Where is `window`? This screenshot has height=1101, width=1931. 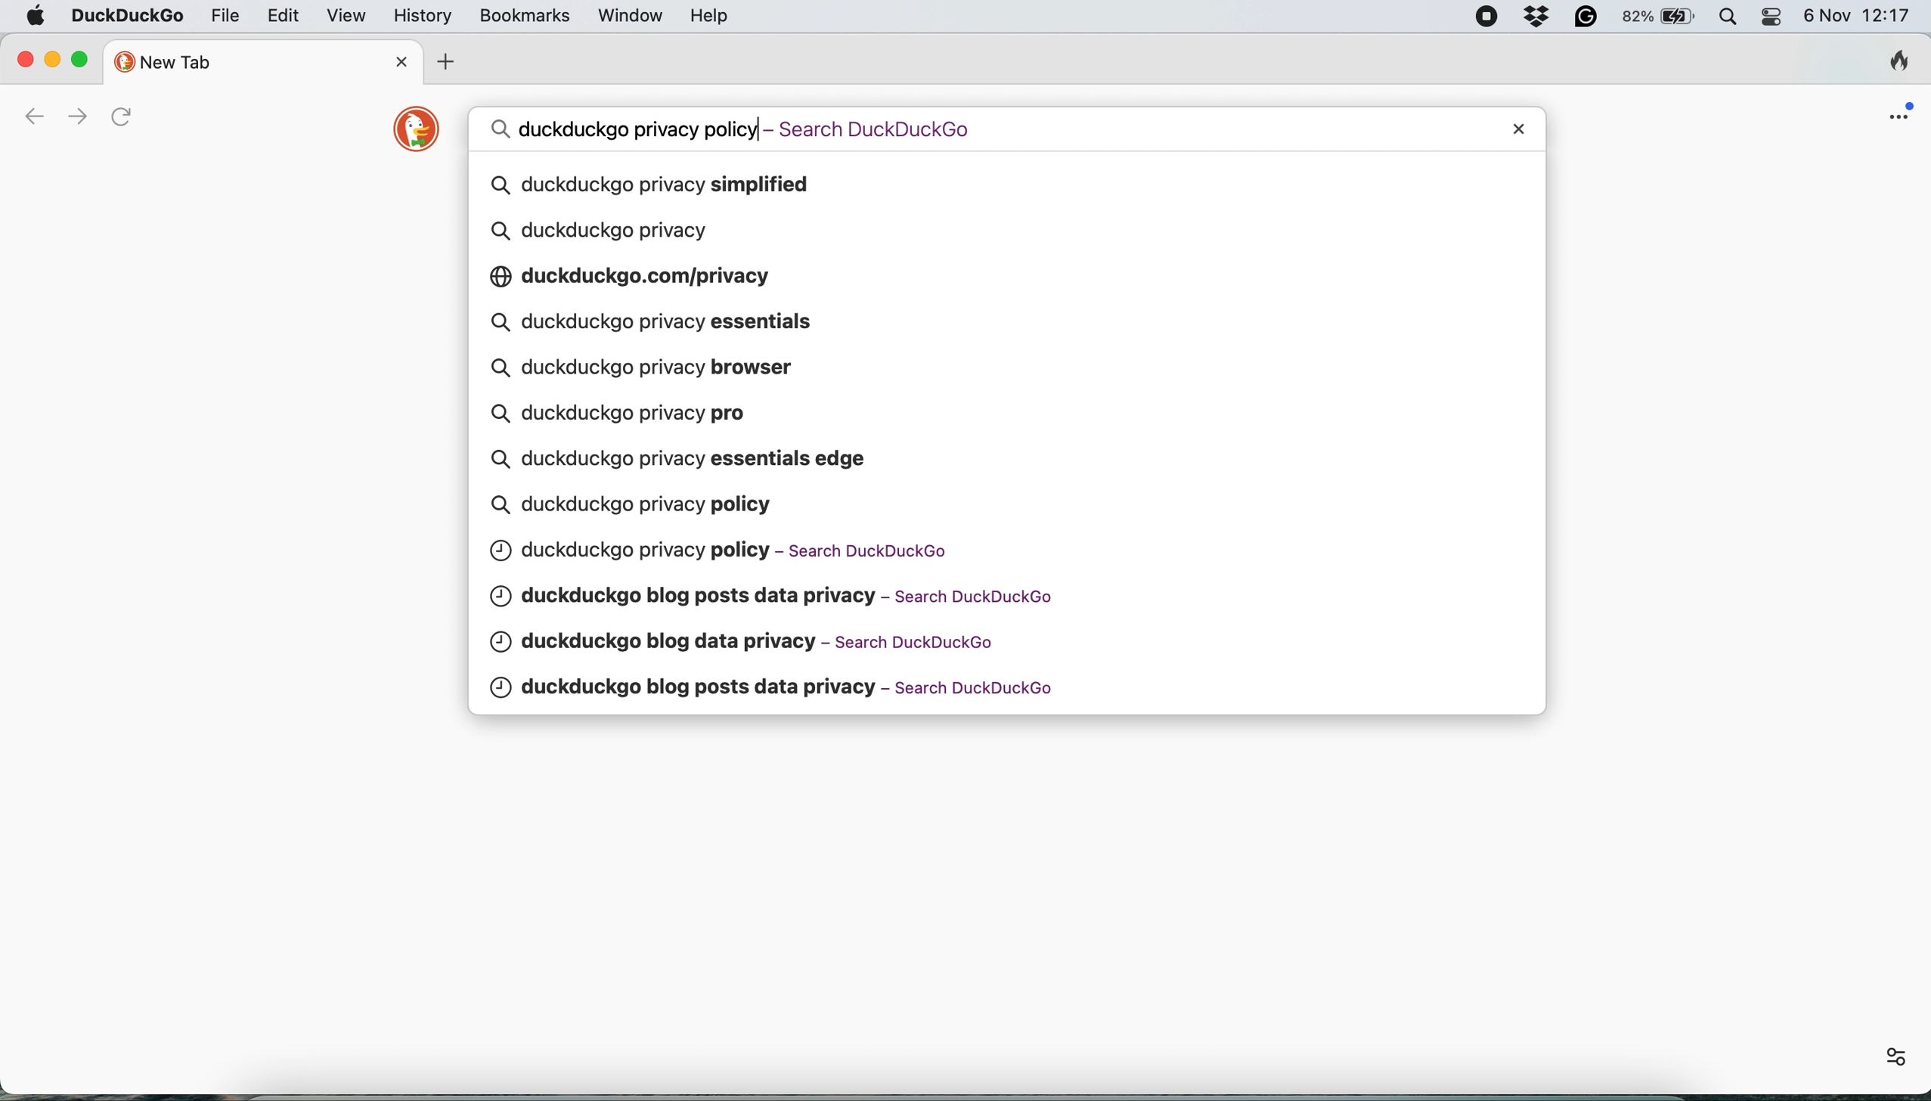
window is located at coordinates (631, 15).